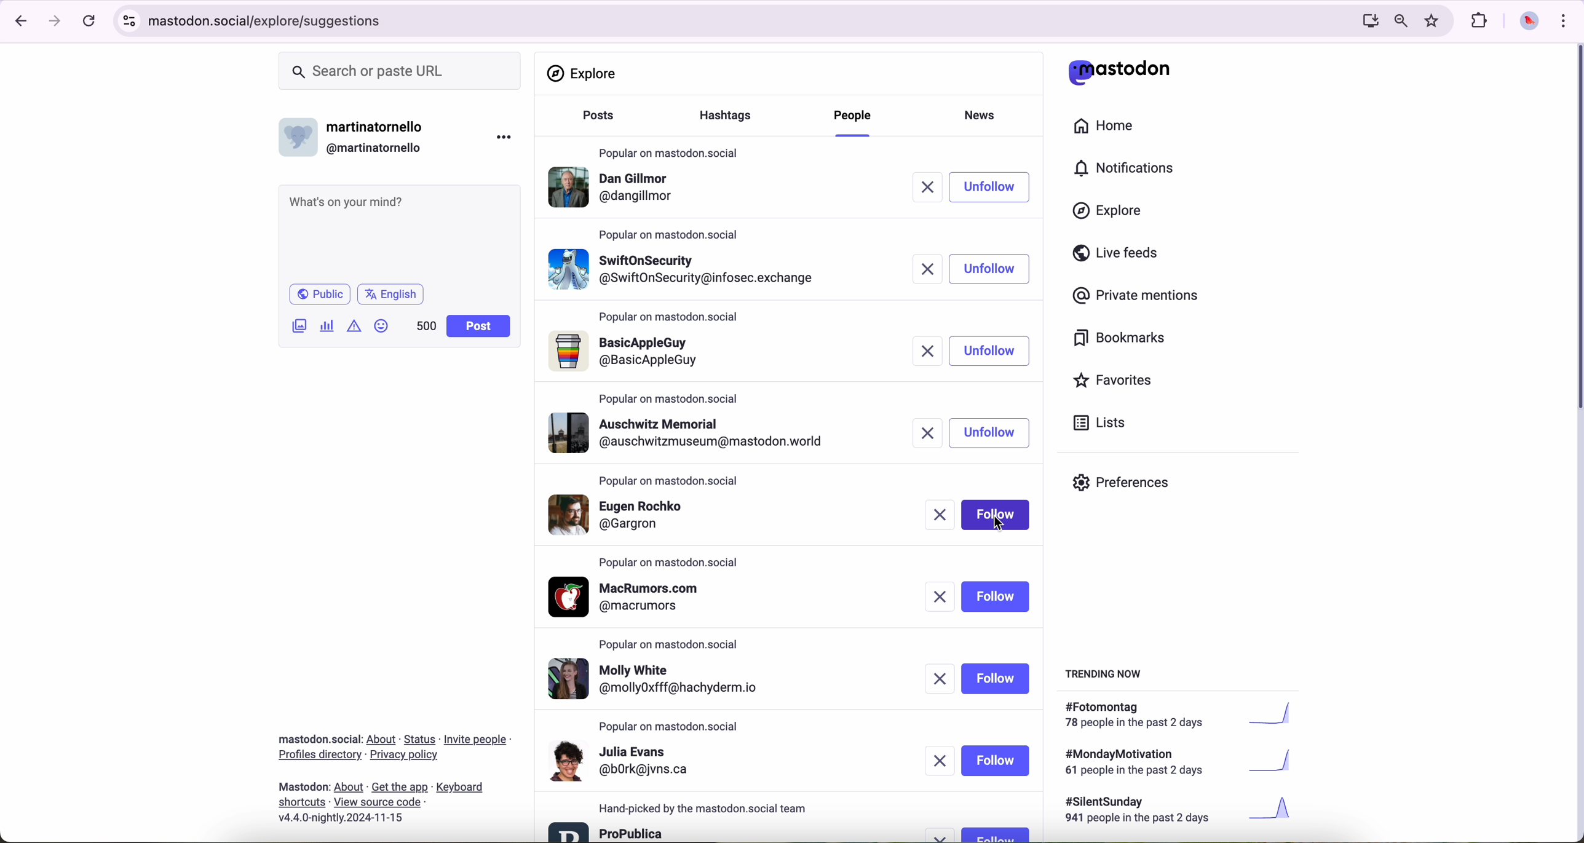 Image resolution: width=1584 pixels, height=843 pixels. Describe the element at coordinates (584, 73) in the screenshot. I see `explore section` at that location.